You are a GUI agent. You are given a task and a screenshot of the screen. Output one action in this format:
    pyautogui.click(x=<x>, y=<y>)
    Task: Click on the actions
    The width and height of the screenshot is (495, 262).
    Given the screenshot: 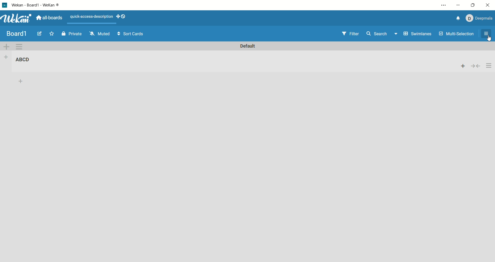 What is the action you would take?
    pyautogui.click(x=489, y=66)
    